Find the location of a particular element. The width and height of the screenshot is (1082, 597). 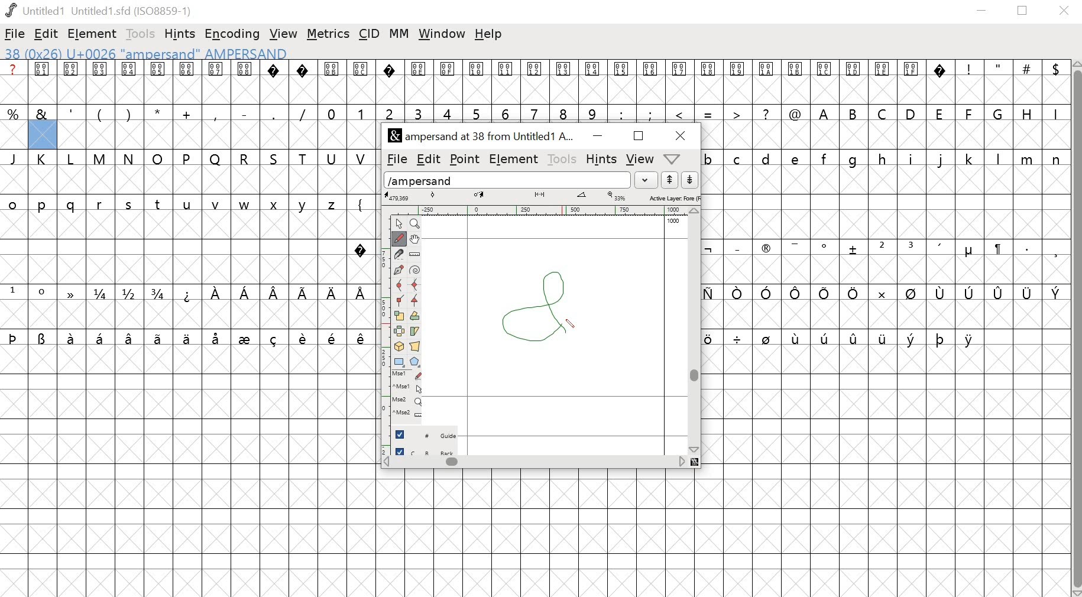

3/4 is located at coordinates (160, 293).